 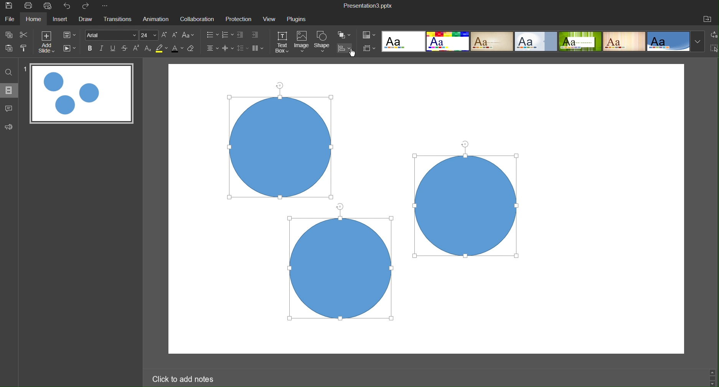 What do you see at coordinates (259, 48) in the screenshot?
I see `Columns` at bounding box center [259, 48].